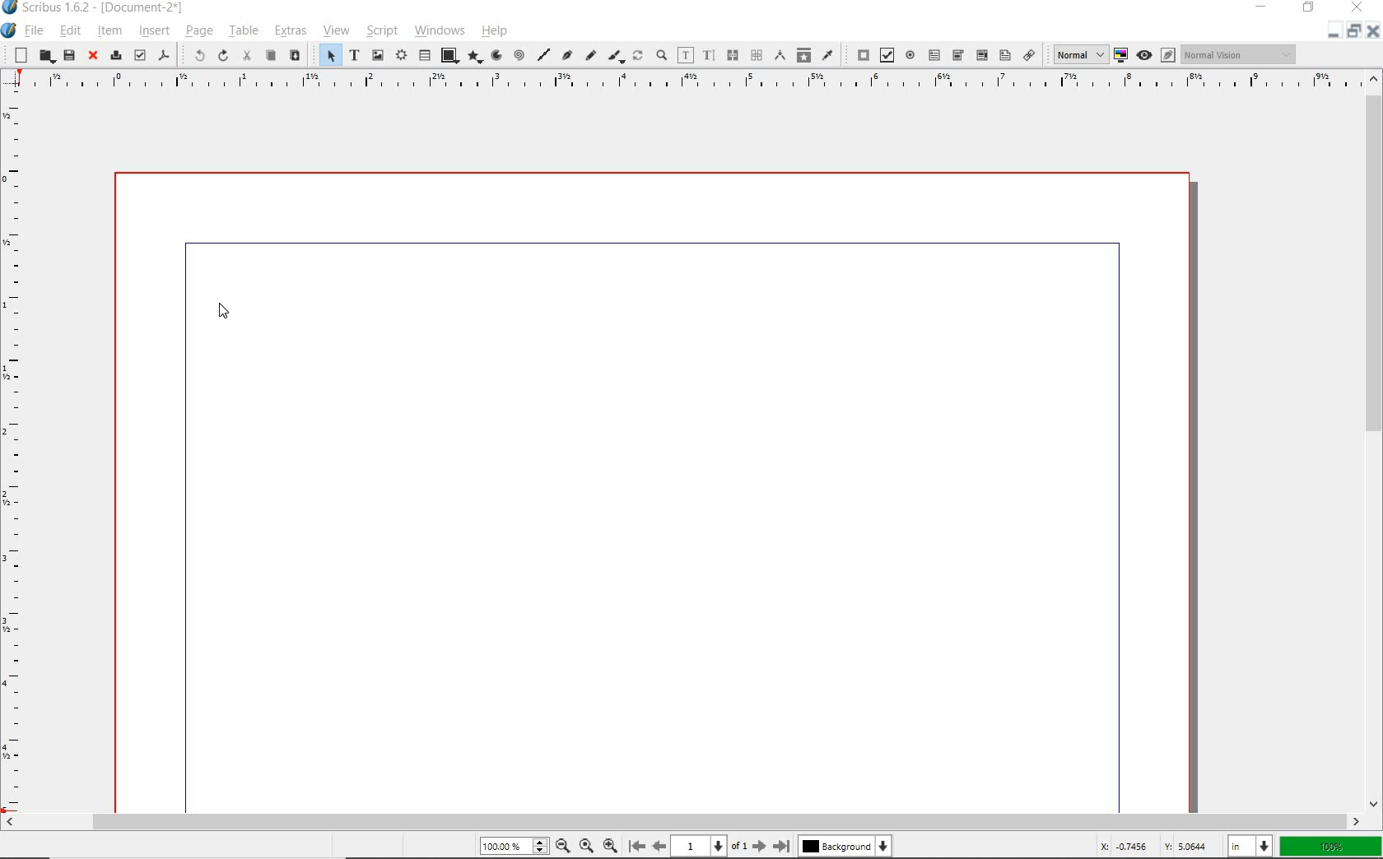  Describe the element at coordinates (884, 54) in the screenshot. I see `pdf check box` at that location.